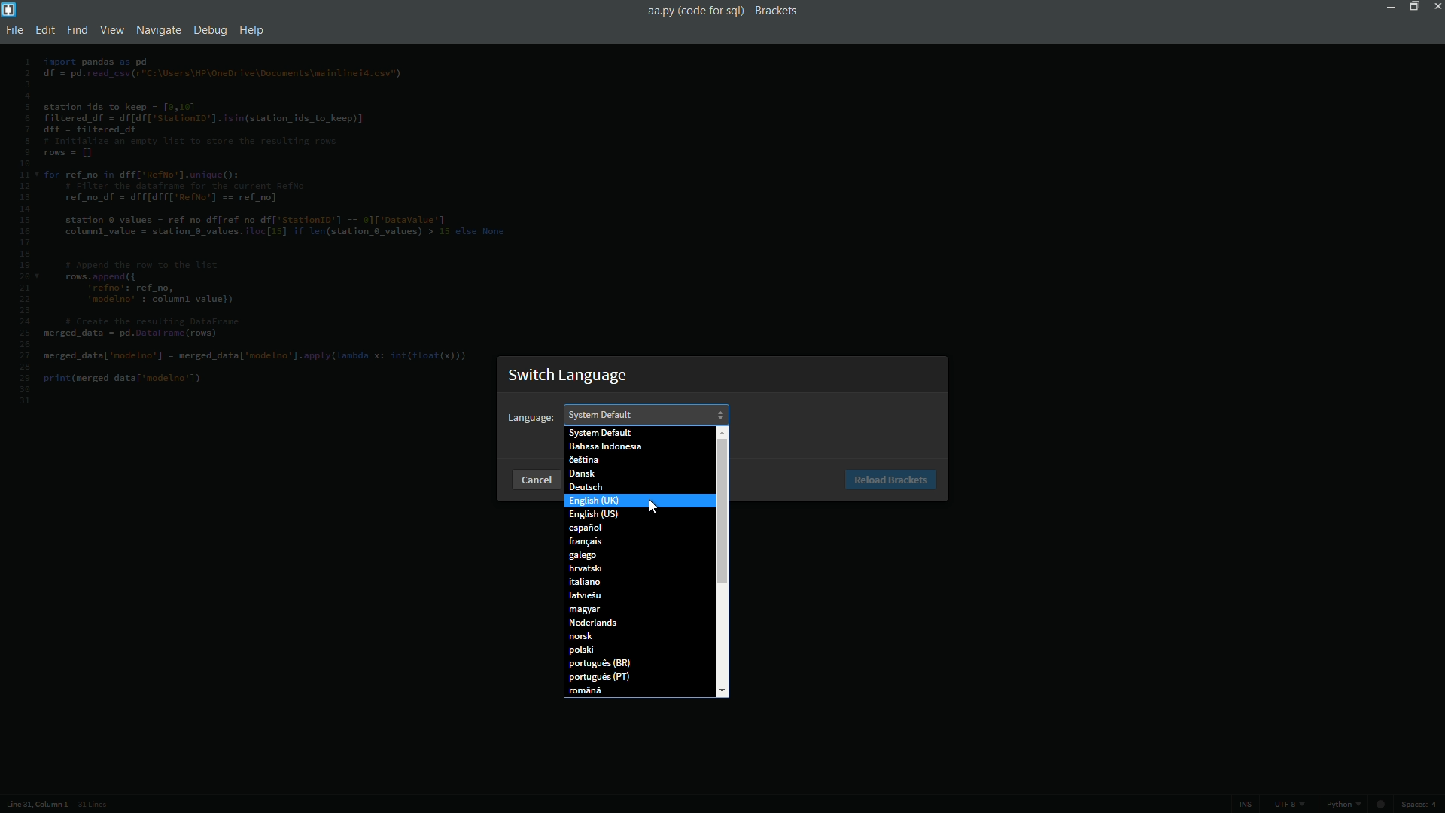  I want to click on language-10, so click(584, 568).